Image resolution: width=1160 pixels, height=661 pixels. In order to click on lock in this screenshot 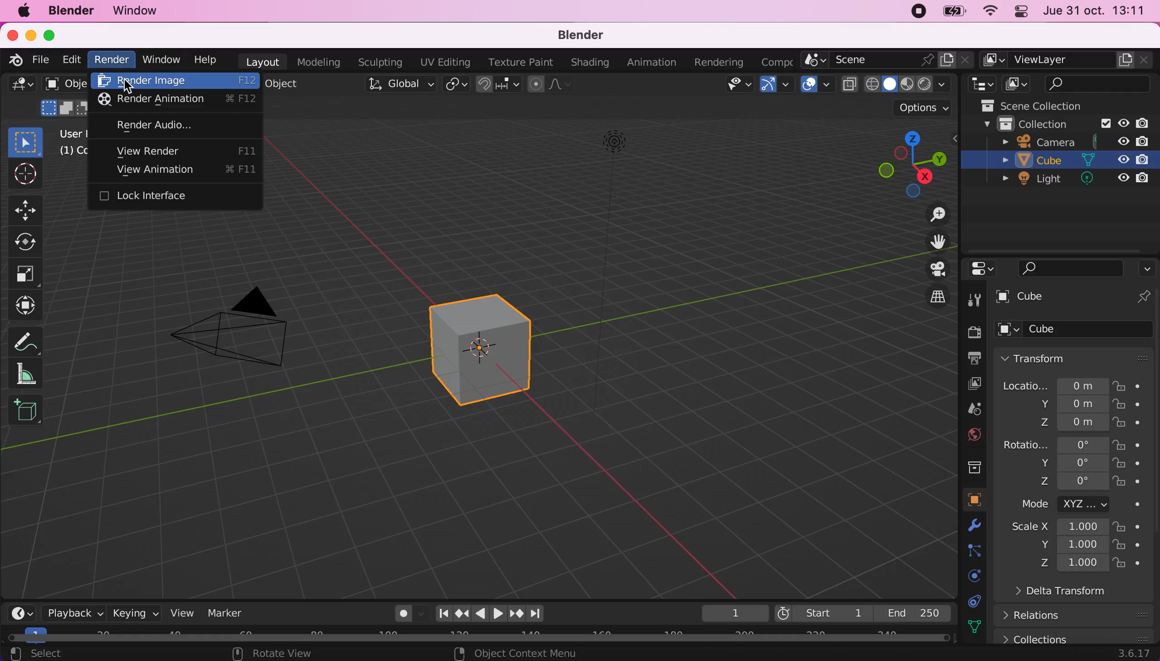, I will do `click(1130, 465)`.